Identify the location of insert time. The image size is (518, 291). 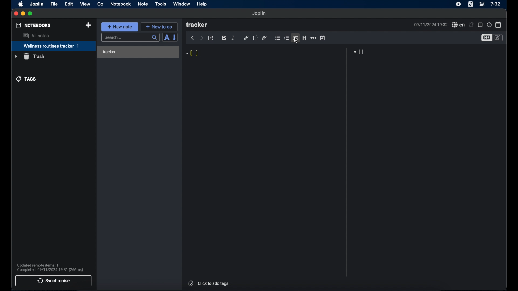
(322, 38).